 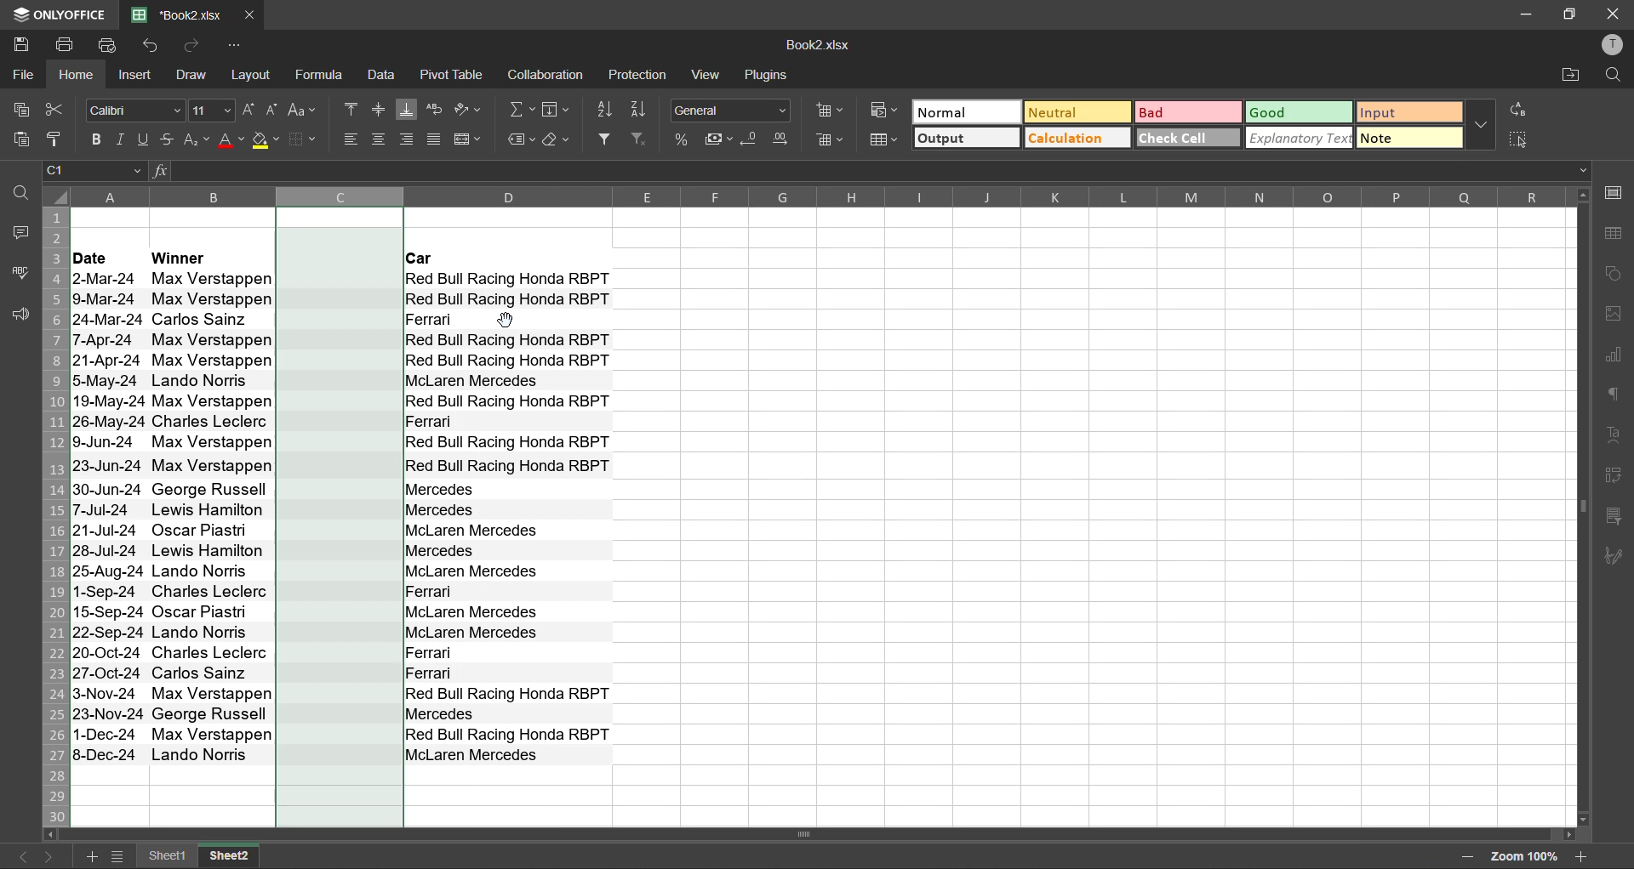 I want to click on plugins, so click(x=766, y=75).